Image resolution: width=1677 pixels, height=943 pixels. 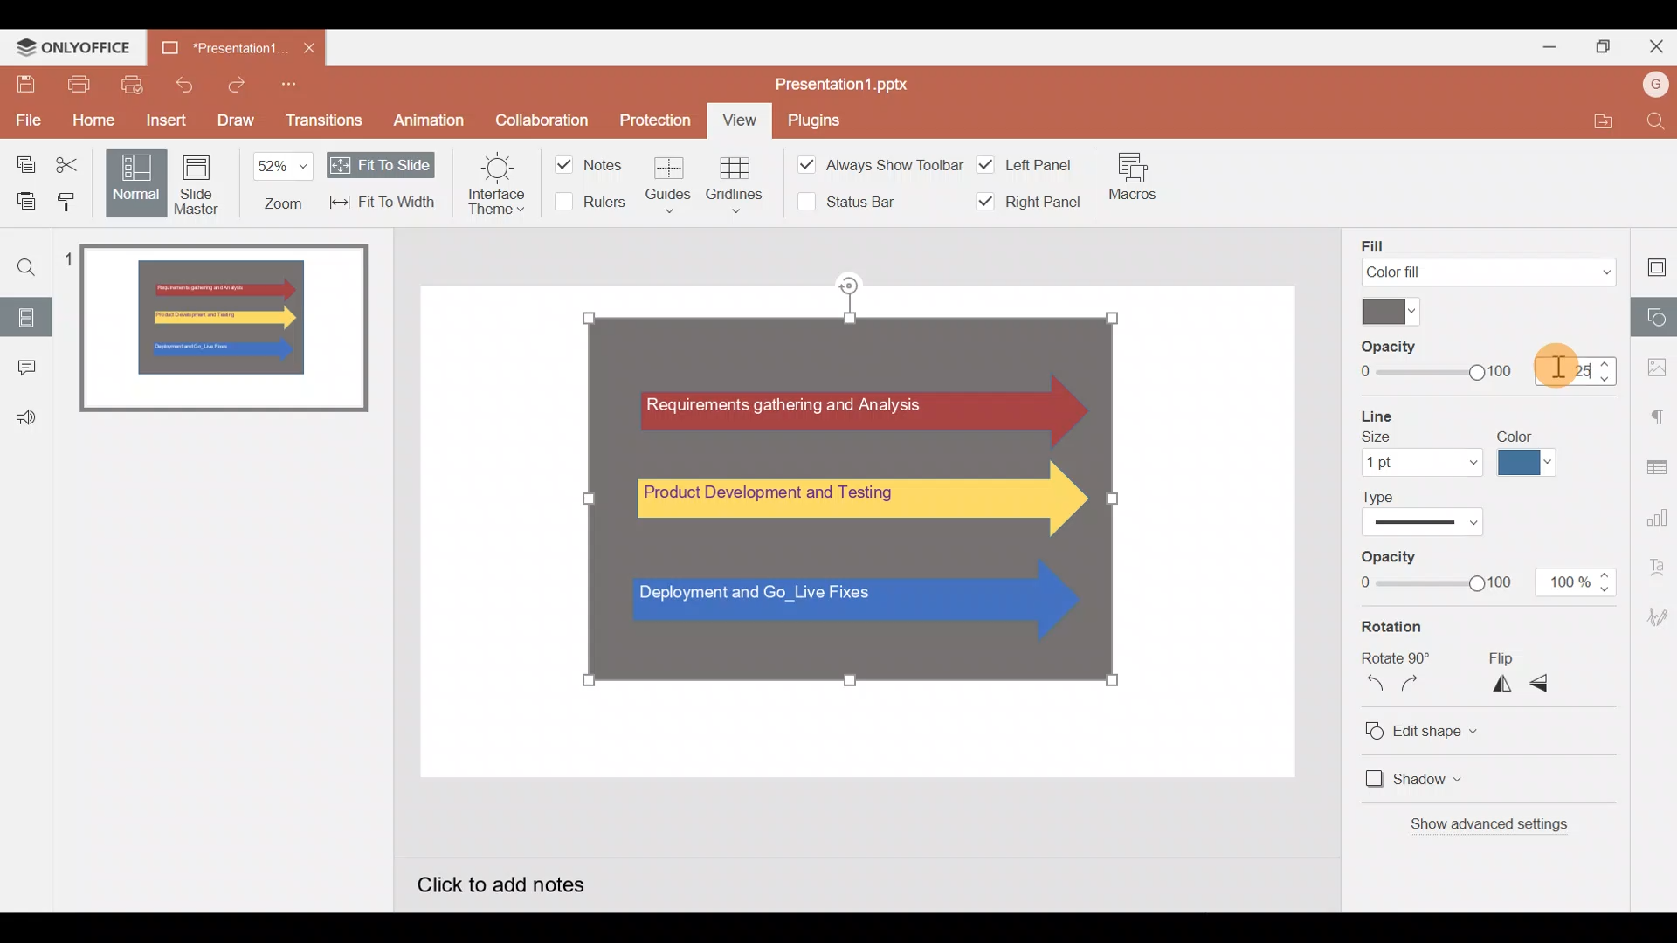 I want to click on Plugins, so click(x=814, y=122).